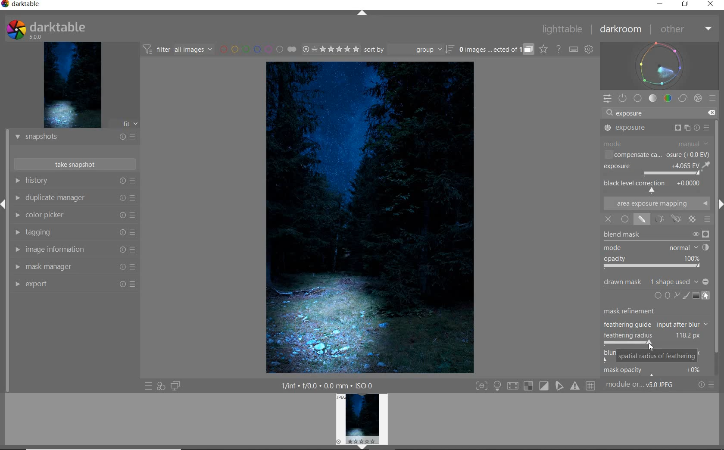  I want to click on EFFECT, so click(698, 99).